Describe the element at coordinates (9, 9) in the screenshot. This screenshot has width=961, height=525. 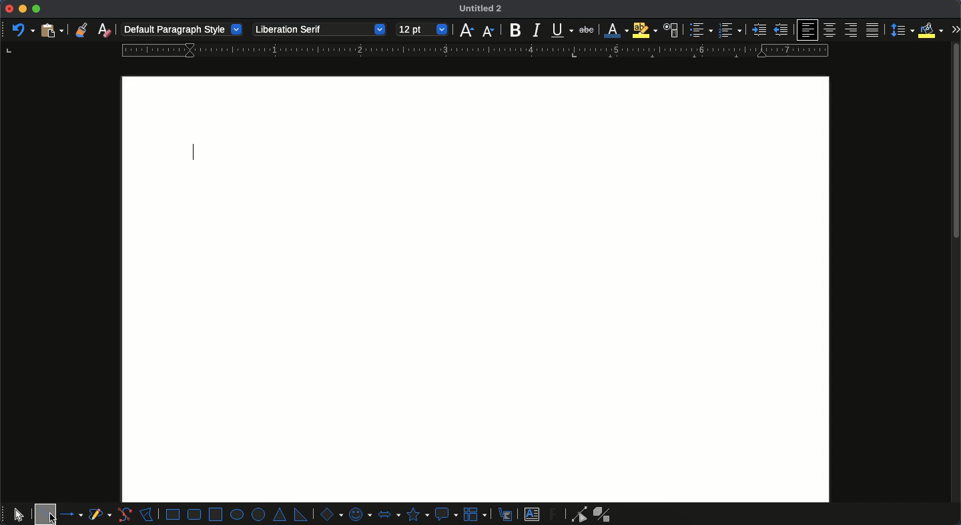
I see `close` at that location.